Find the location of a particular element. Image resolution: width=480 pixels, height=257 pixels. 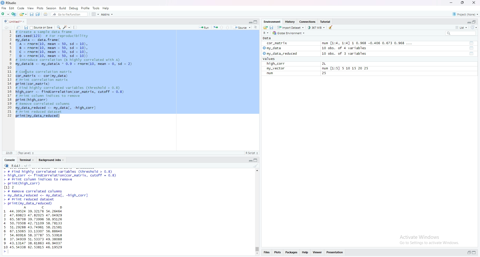

share is located at coordinates (19, 27).